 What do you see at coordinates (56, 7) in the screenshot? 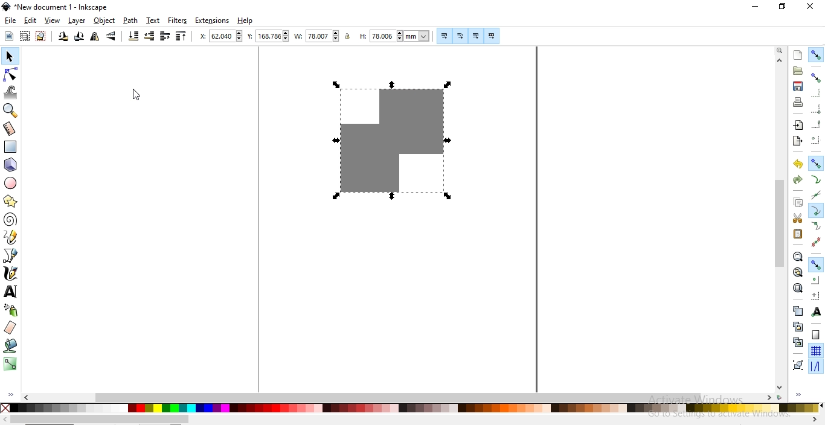
I see `new document 1 - Inkscape` at bounding box center [56, 7].